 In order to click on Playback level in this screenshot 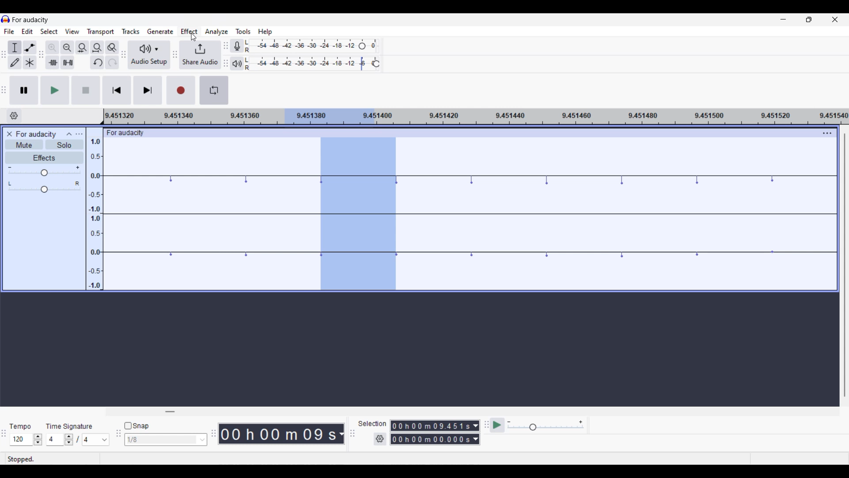, I will do `click(313, 64)`.